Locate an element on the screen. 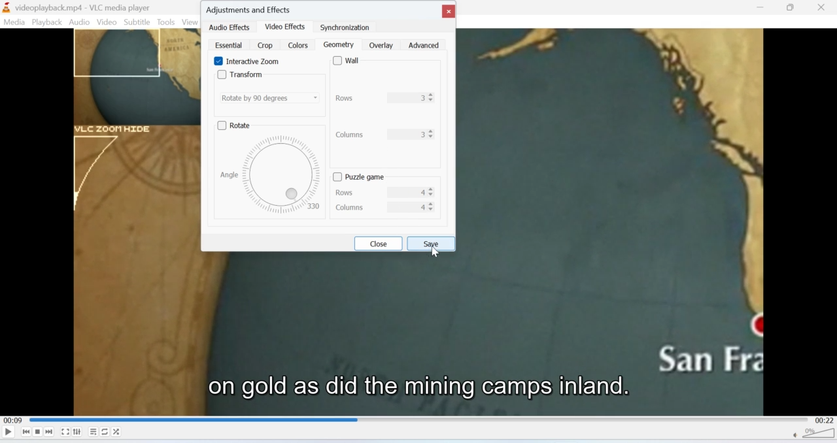  Playbar is located at coordinates (420, 419).